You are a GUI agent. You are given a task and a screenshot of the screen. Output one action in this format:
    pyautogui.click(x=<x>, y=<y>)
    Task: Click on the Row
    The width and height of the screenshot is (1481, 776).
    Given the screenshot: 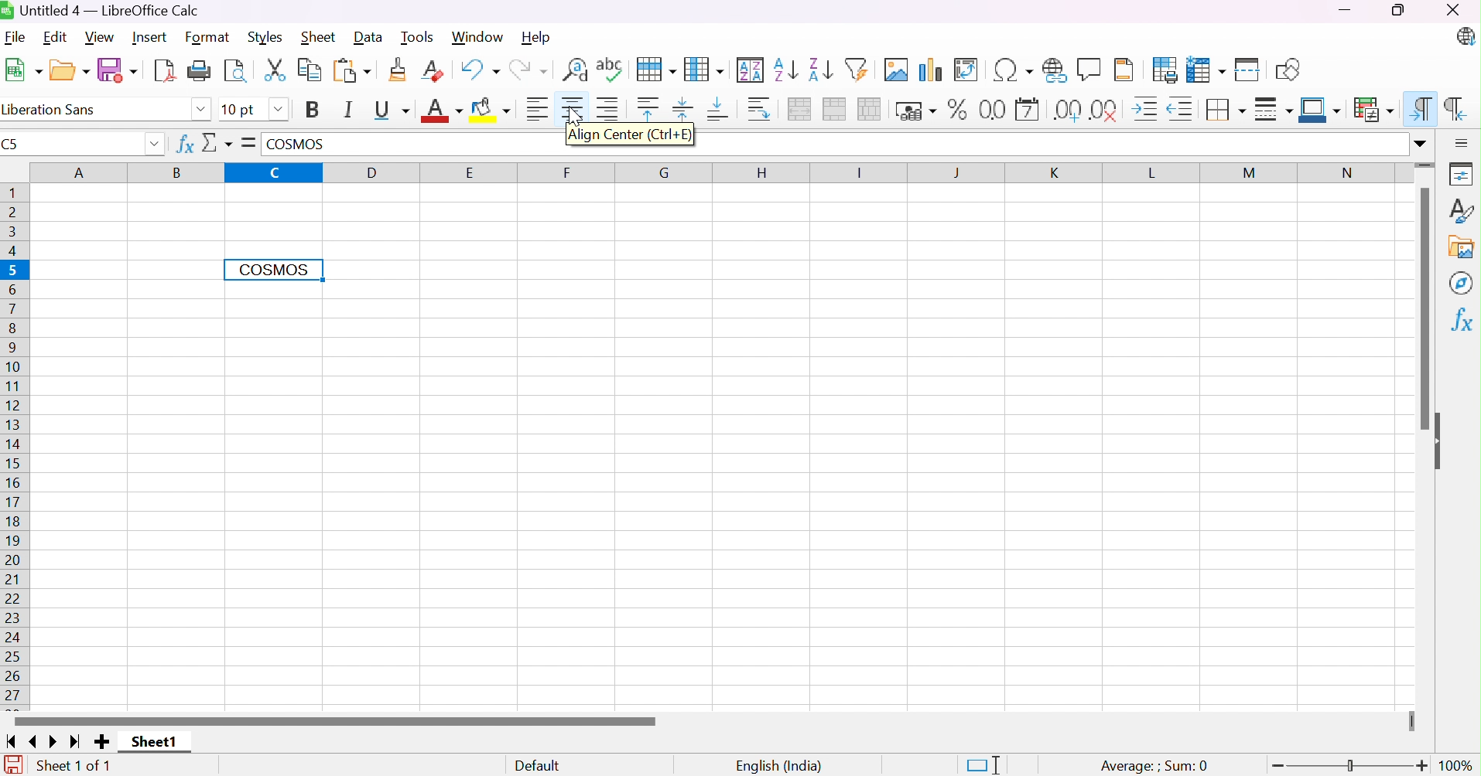 What is the action you would take?
    pyautogui.click(x=656, y=66)
    